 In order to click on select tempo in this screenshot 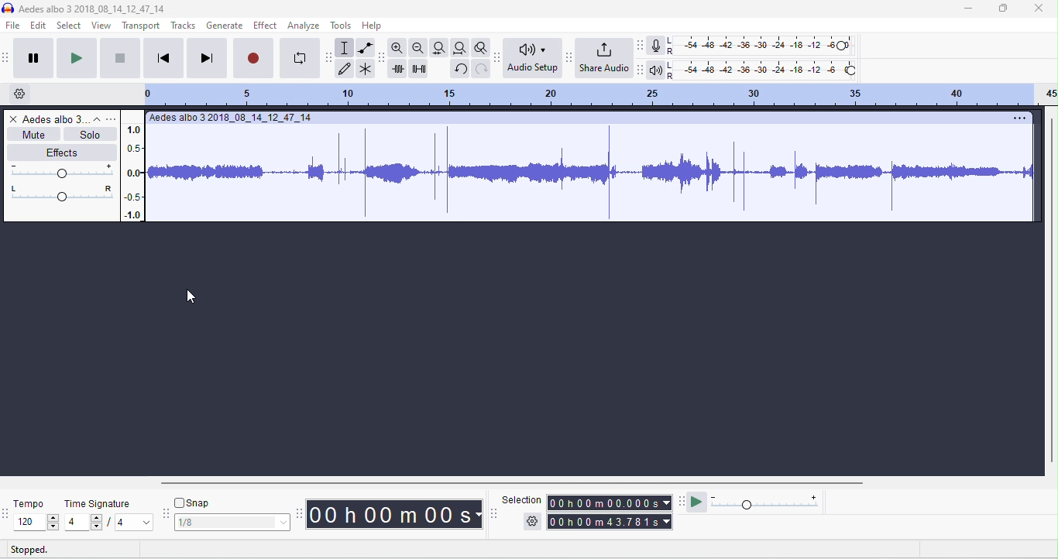, I will do `click(36, 521)`.